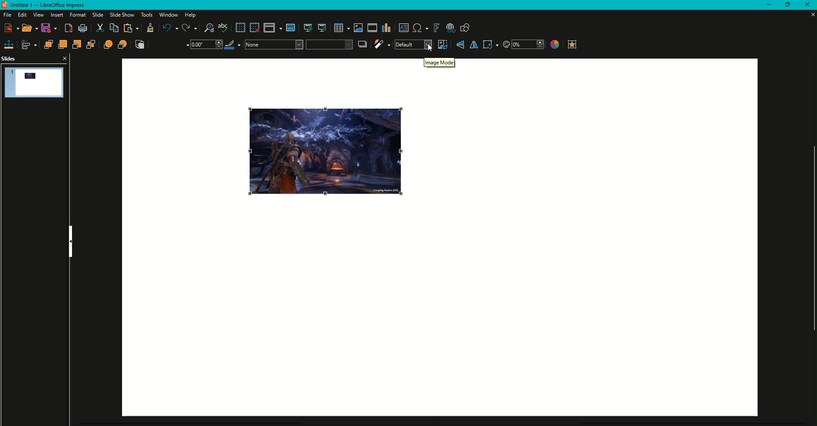 Image resolution: width=817 pixels, height=426 pixels. Describe the element at coordinates (209, 28) in the screenshot. I see `Find and Replace` at that location.